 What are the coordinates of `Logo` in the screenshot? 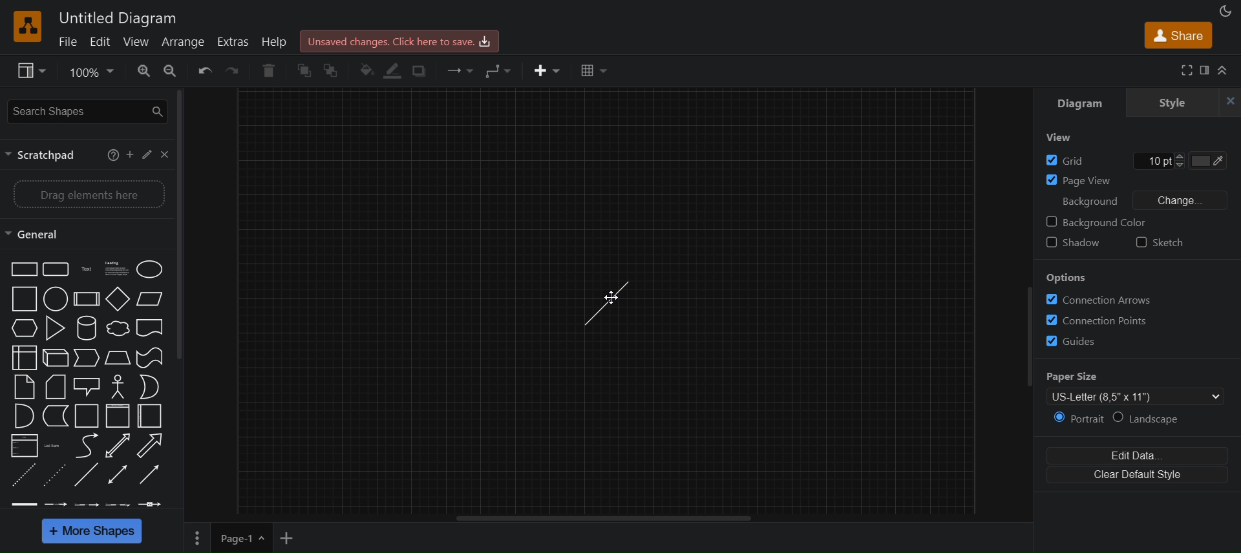 It's located at (30, 25).